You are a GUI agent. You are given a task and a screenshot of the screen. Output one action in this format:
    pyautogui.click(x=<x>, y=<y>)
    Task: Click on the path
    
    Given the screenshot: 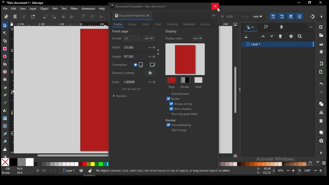 What is the action you would take?
    pyautogui.click(x=55, y=9)
    